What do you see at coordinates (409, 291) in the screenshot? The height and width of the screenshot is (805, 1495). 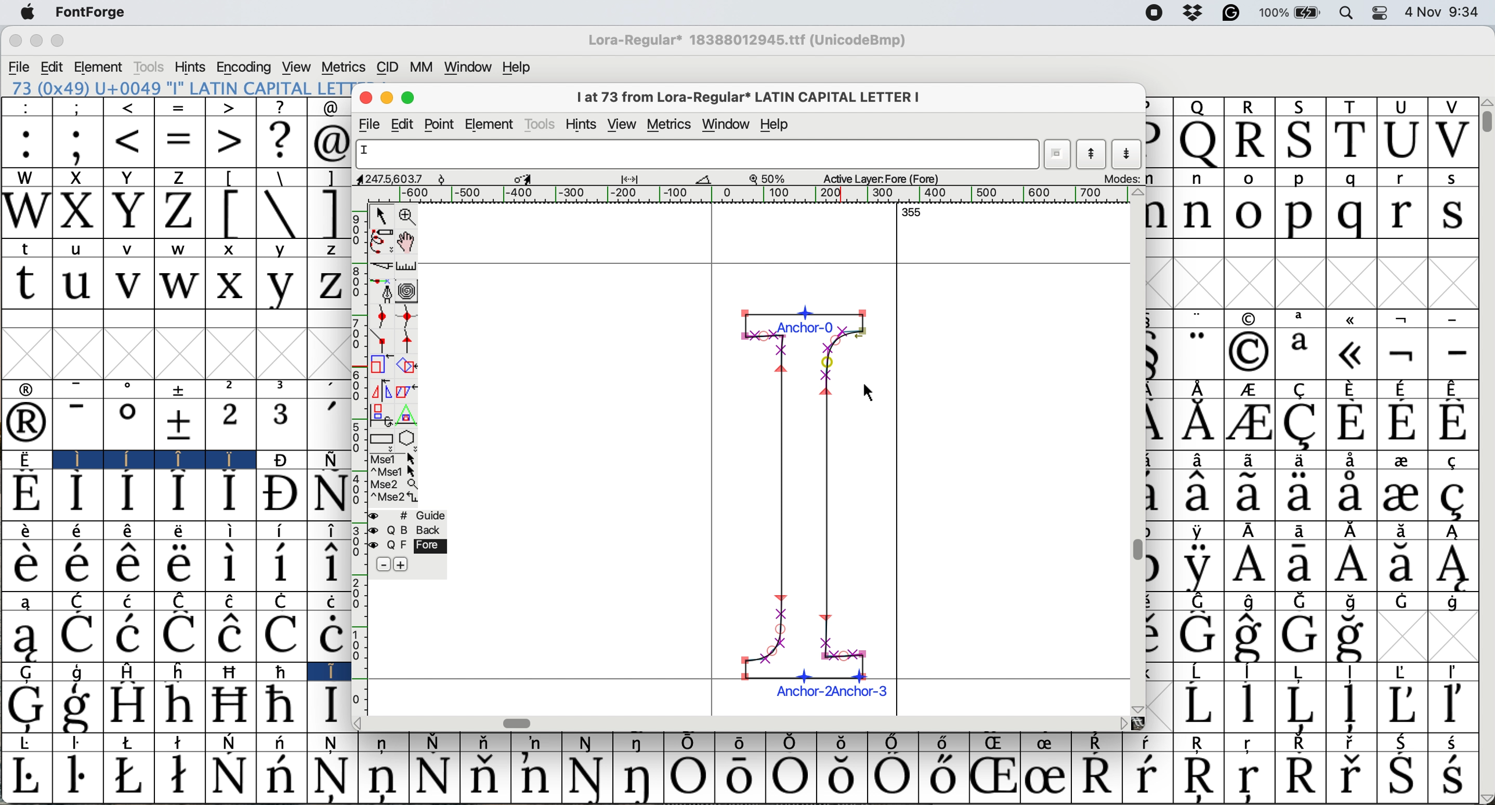 I see `change whether spiro is active or not` at bounding box center [409, 291].